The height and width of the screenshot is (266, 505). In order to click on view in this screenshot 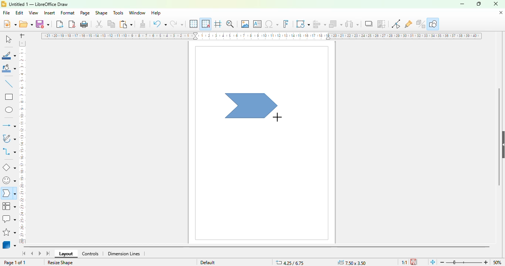, I will do `click(33, 13)`.